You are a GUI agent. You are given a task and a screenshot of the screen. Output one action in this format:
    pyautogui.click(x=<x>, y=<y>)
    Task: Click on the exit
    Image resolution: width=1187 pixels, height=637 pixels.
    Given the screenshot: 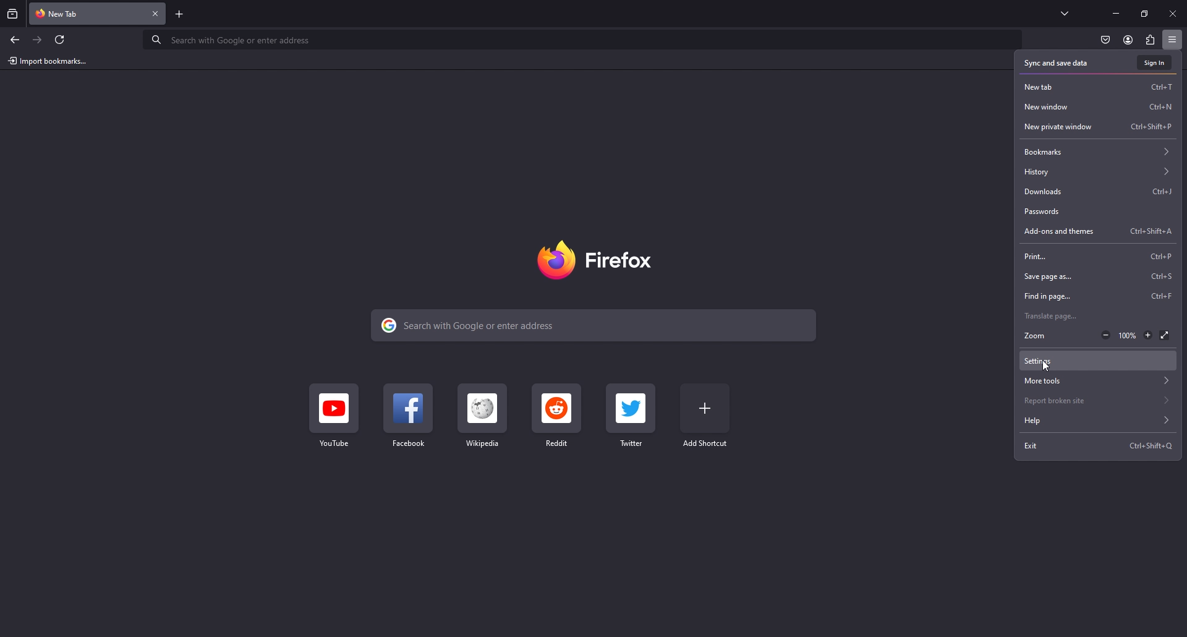 What is the action you would take?
    pyautogui.click(x=1101, y=446)
    